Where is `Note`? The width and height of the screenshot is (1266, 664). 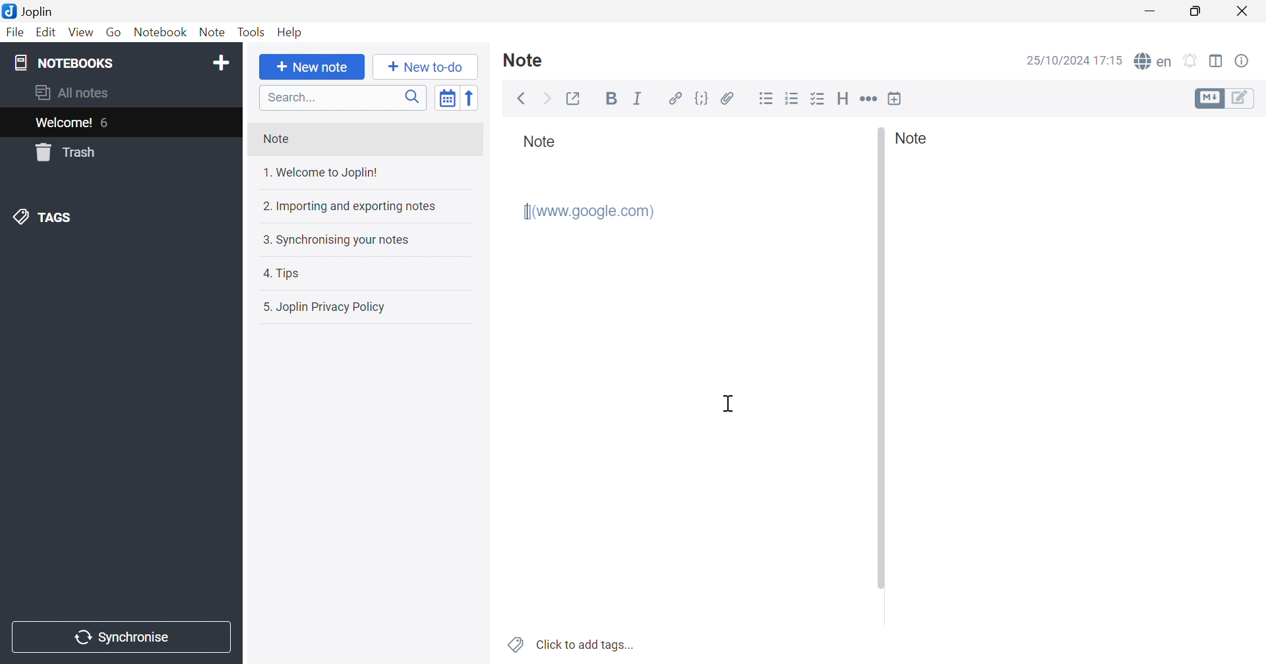
Note is located at coordinates (540, 144).